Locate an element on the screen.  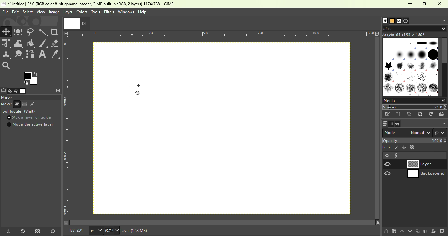
Document history is located at coordinates (407, 21).